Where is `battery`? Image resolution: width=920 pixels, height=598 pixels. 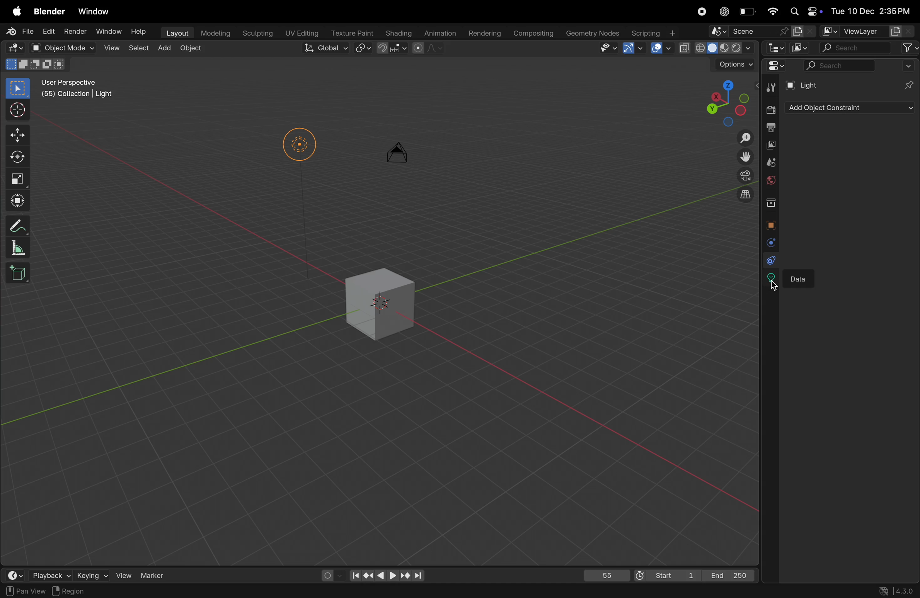 battery is located at coordinates (748, 10).